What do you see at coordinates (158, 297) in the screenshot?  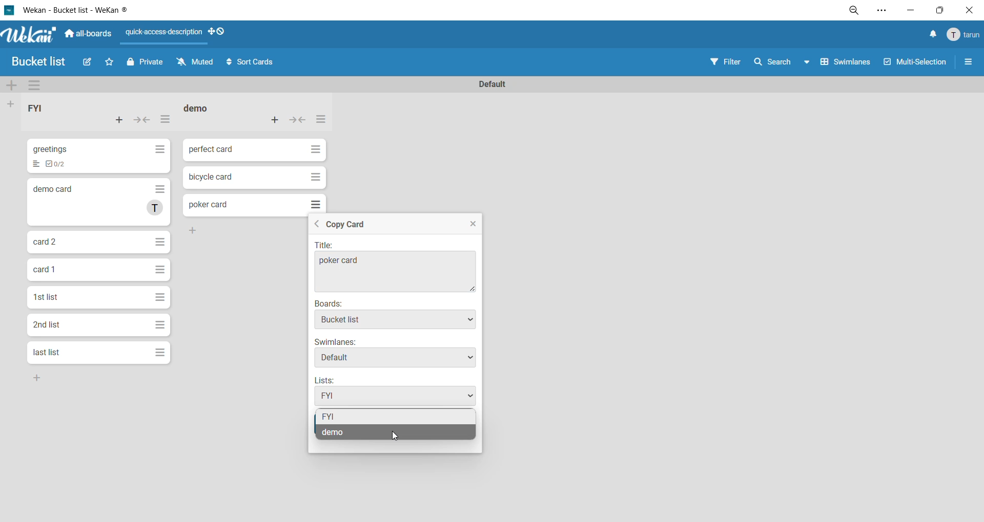 I see `Hamburger` at bounding box center [158, 297].